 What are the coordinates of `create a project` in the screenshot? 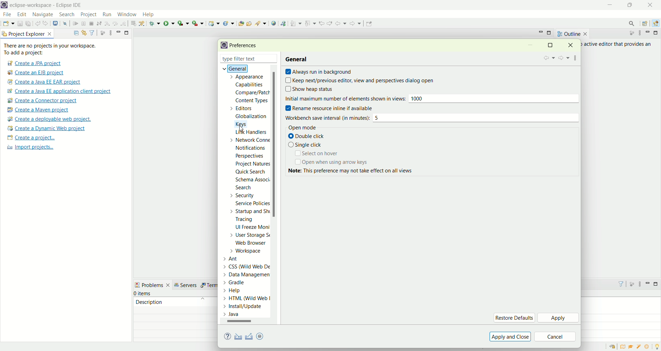 It's located at (31, 138).